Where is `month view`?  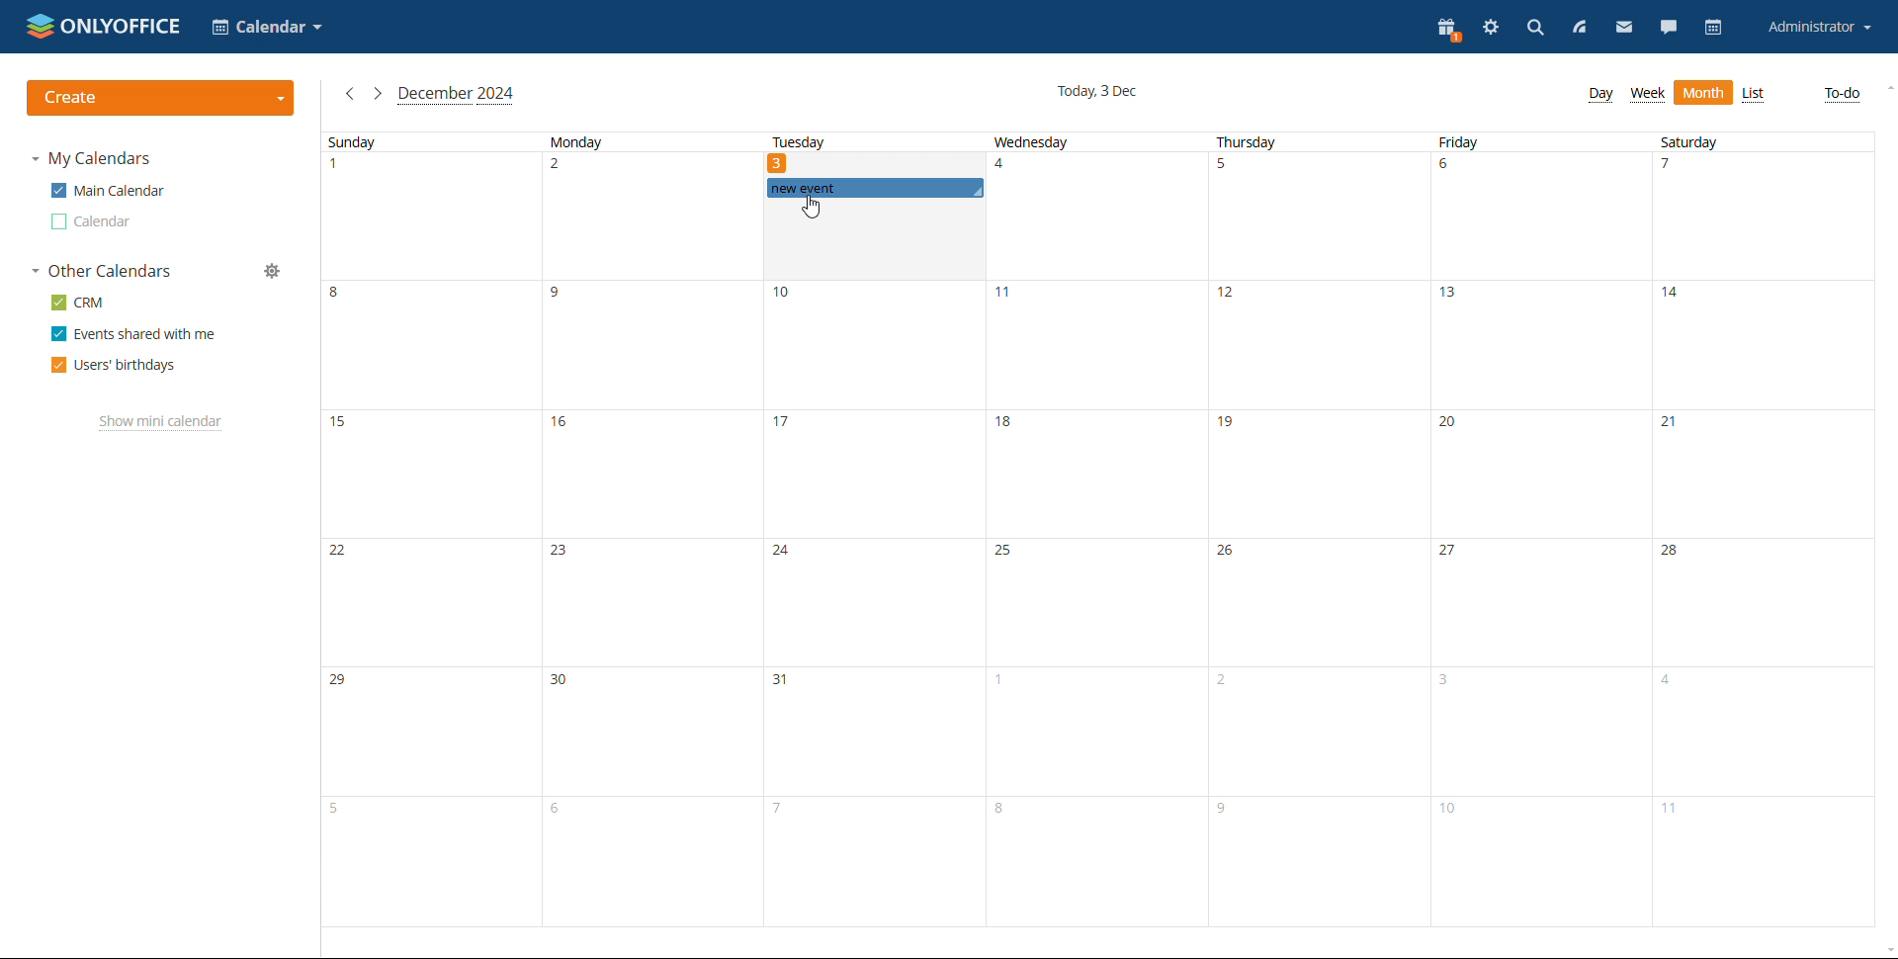
month view is located at coordinates (1703, 92).